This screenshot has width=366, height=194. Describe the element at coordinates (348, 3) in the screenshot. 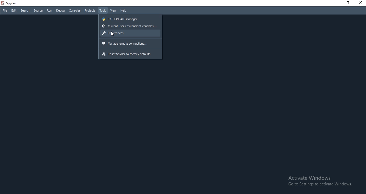

I see `Restore` at that location.